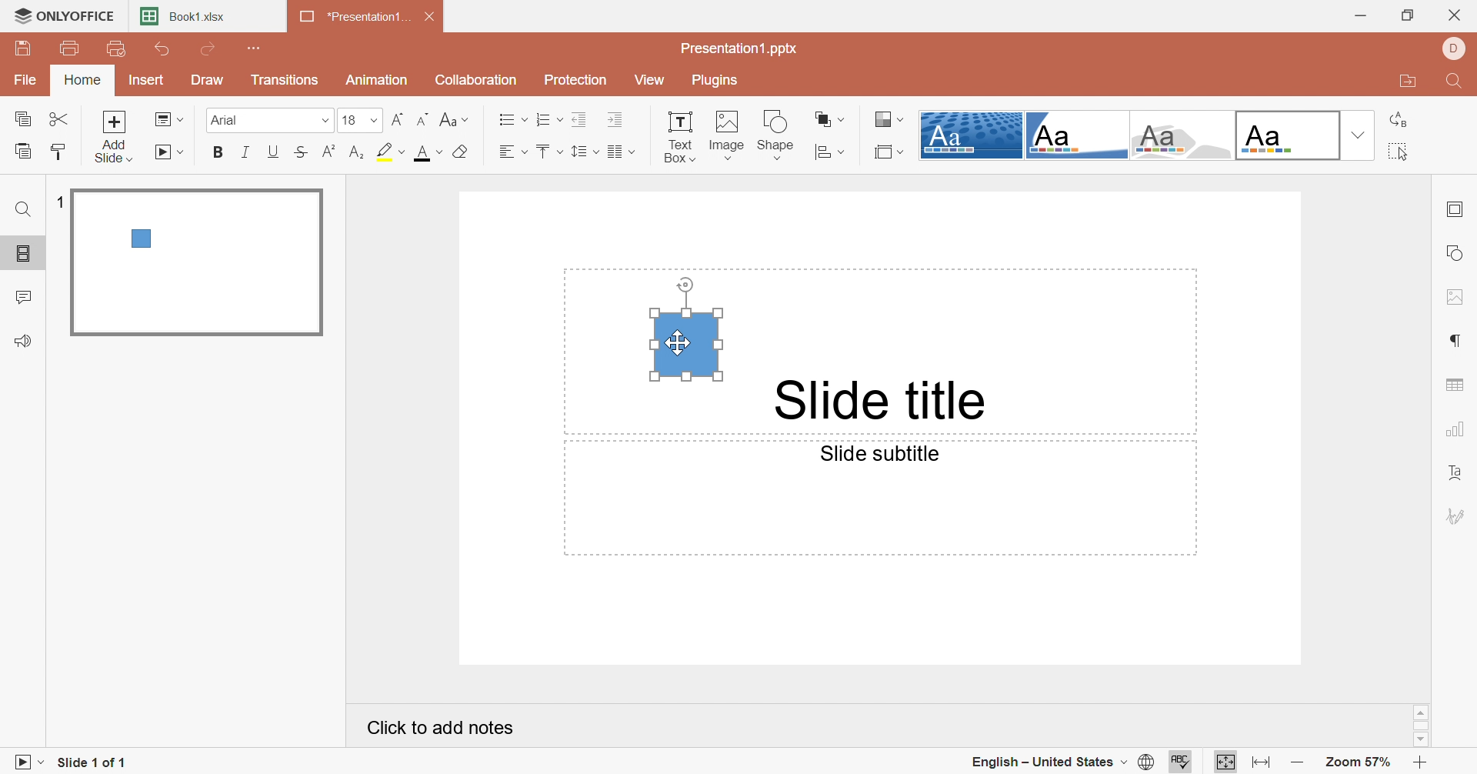  Describe the element at coordinates (892, 118) in the screenshot. I see `Change color theme` at that location.